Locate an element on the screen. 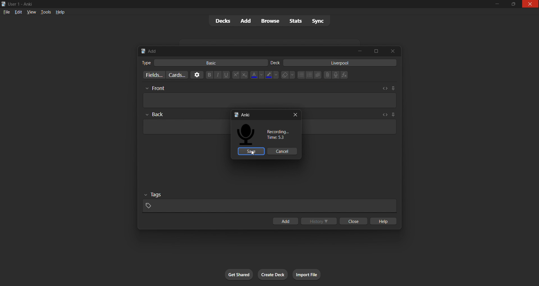 The height and width of the screenshot is (286, 539). italic is located at coordinates (217, 75).